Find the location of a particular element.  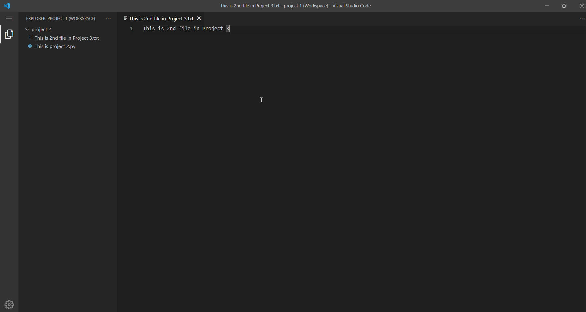

This is 2nd file in Project 3.txt is located at coordinates (158, 17).